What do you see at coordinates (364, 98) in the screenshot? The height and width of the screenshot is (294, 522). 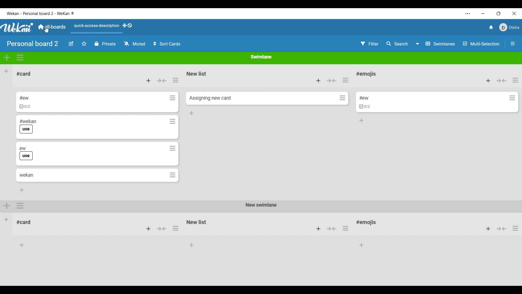 I see `Card name` at bounding box center [364, 98].